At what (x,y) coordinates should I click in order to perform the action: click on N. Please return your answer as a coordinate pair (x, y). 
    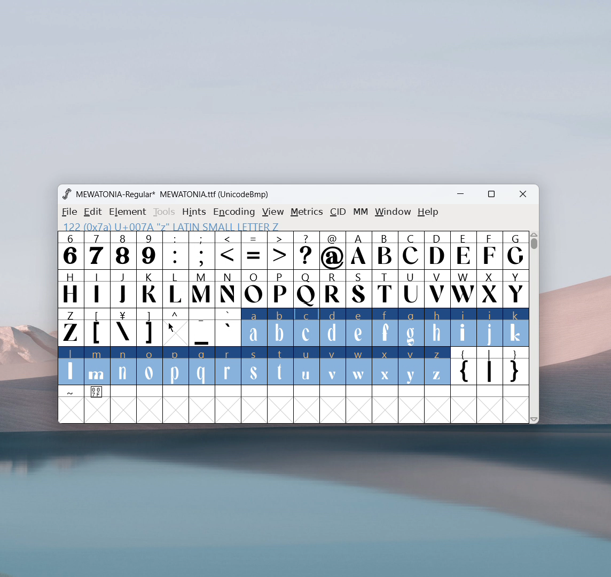
    Looking at the image, I should click on (228, 288).